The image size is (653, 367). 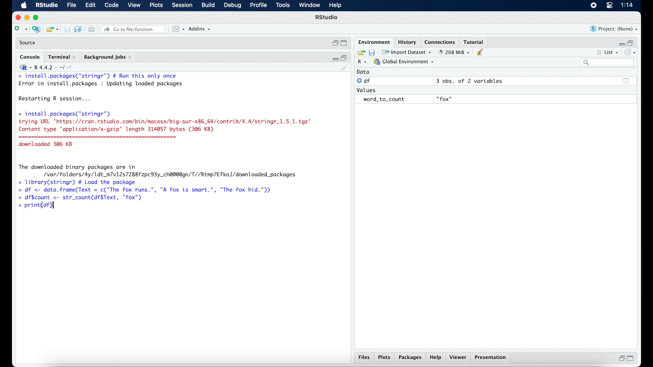 What do you see at coordinates (46, 5) in the screenshot?
I see `R Studio` at bounding box center [46, 5].